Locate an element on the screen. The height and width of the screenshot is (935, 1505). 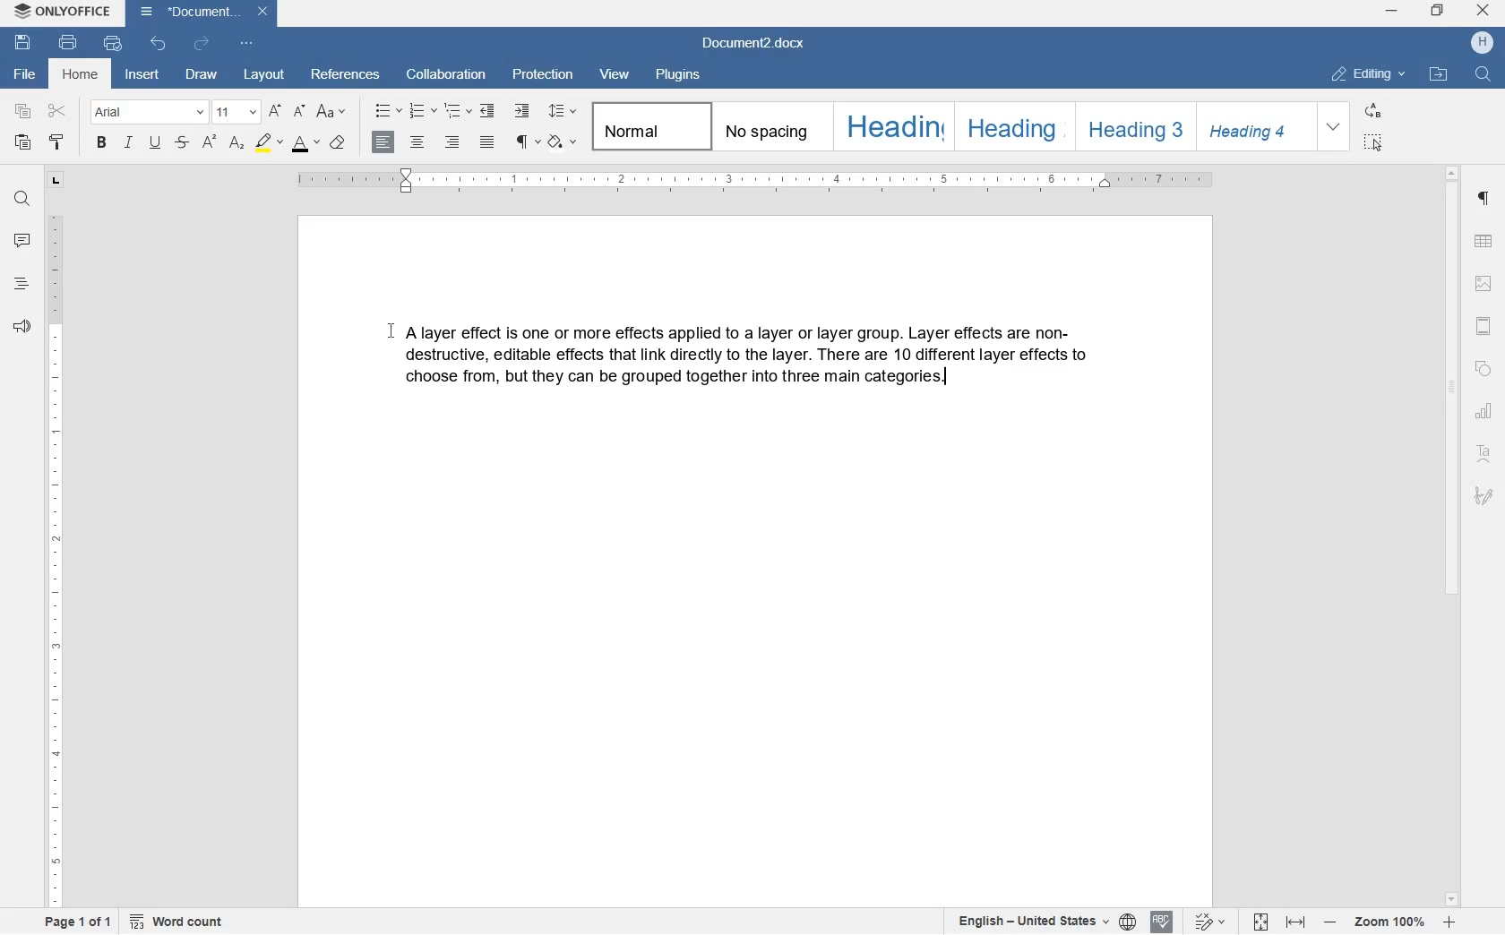
increase indent is located at coordinates (522, 112).